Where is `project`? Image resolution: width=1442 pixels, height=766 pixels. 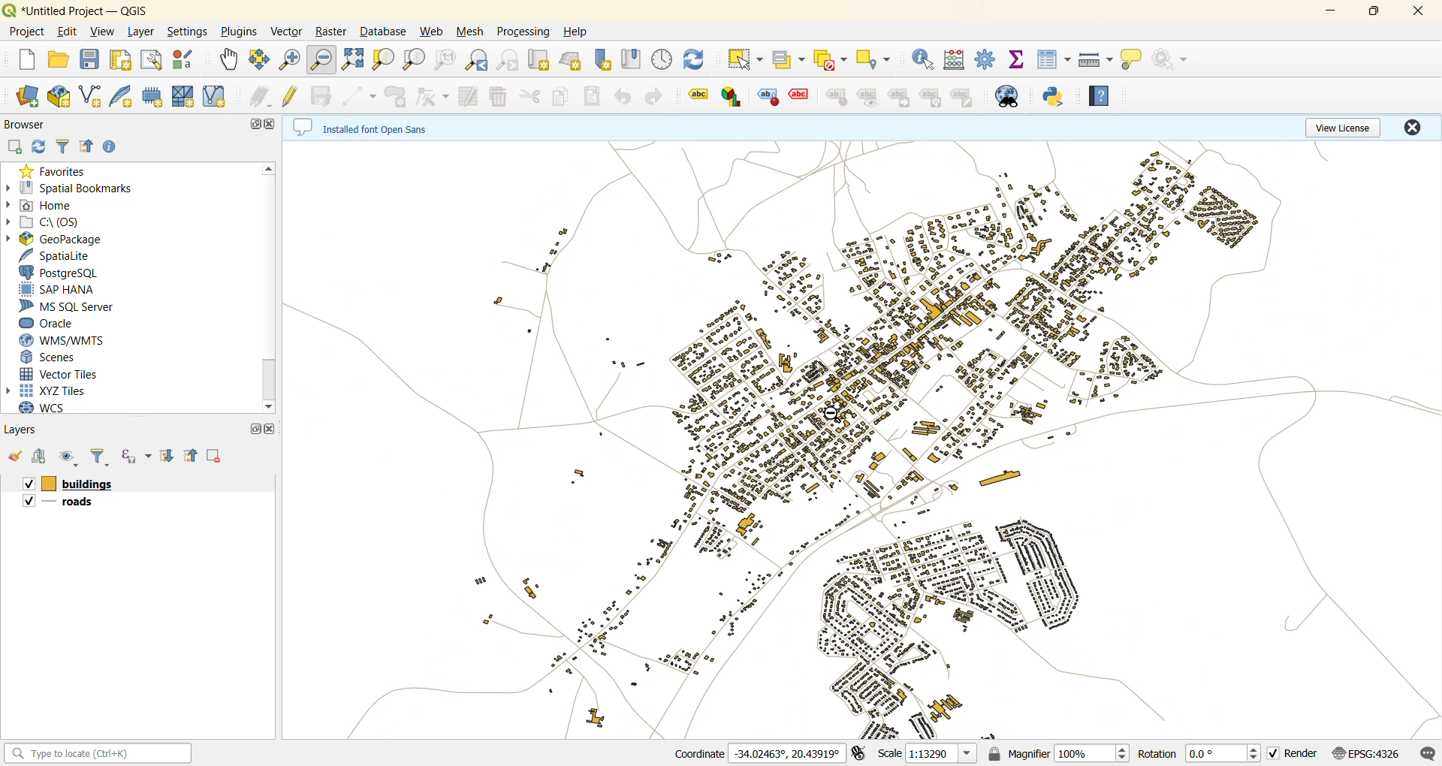
project is located at coordinates (26, 30).